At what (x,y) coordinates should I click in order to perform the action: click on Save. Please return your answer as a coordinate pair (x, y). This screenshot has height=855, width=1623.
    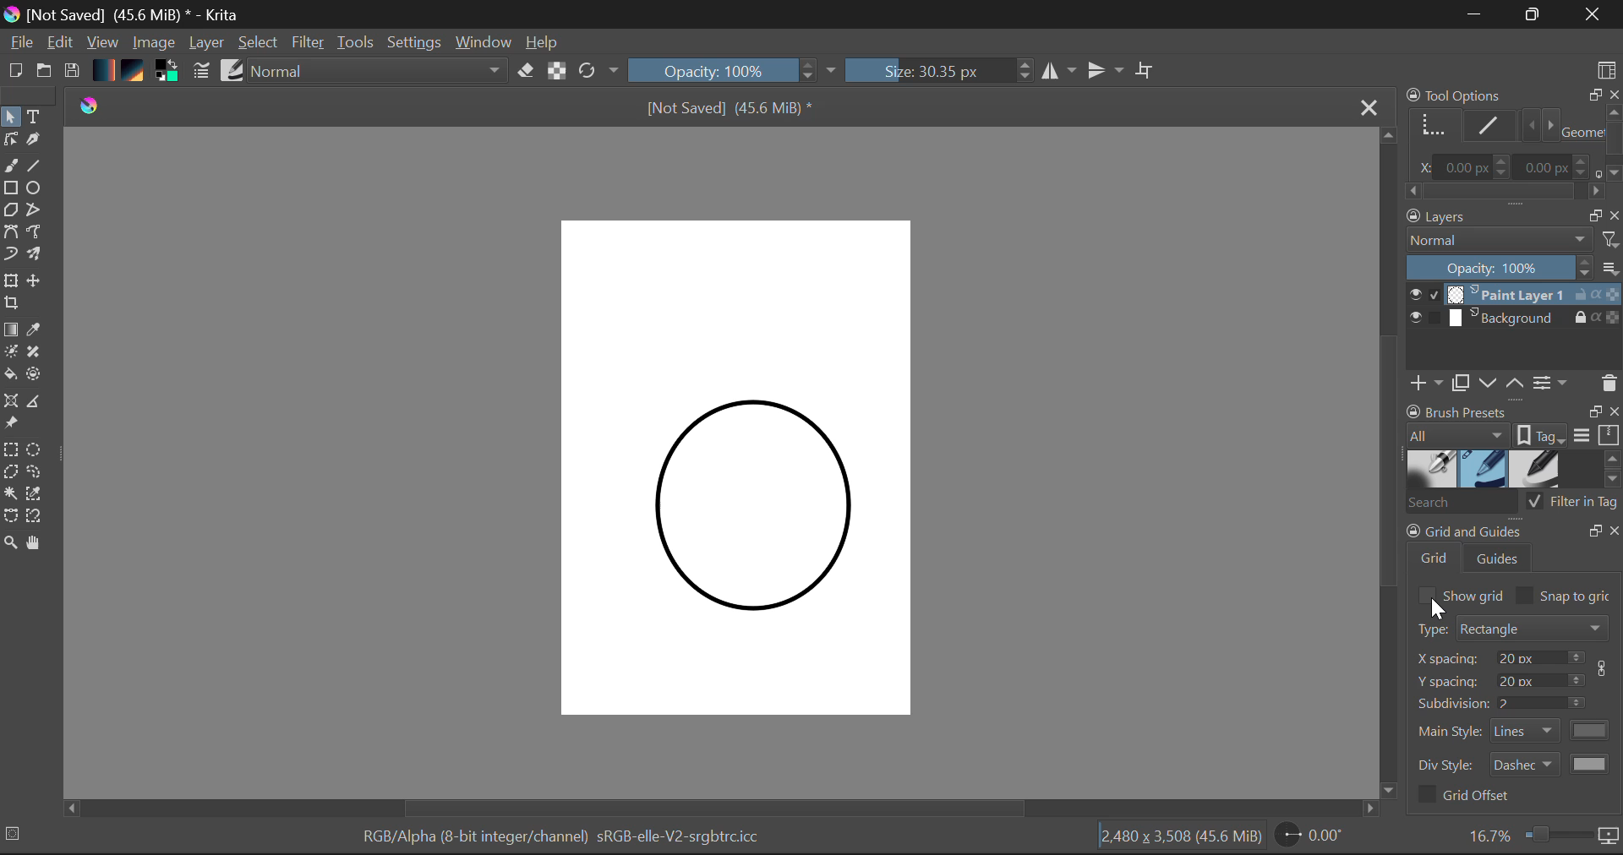
    Looking at the image, I should click on (73, 72).